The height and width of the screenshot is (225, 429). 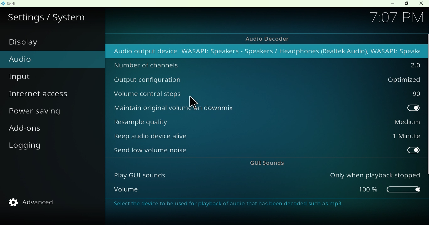 What do you see at coordinates (383, 108) in the screenshot?
I see `toggle` at bounding box center [383, 108].